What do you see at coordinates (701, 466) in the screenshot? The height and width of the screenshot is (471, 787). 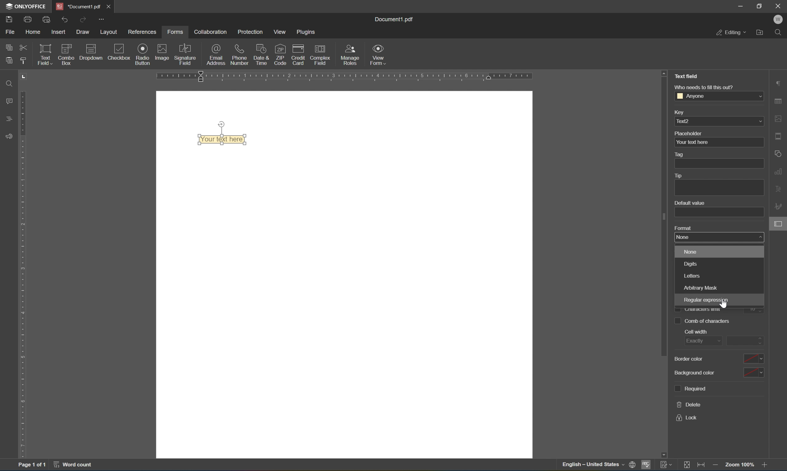 I see `fit to width` at bounding box center [701, 466].